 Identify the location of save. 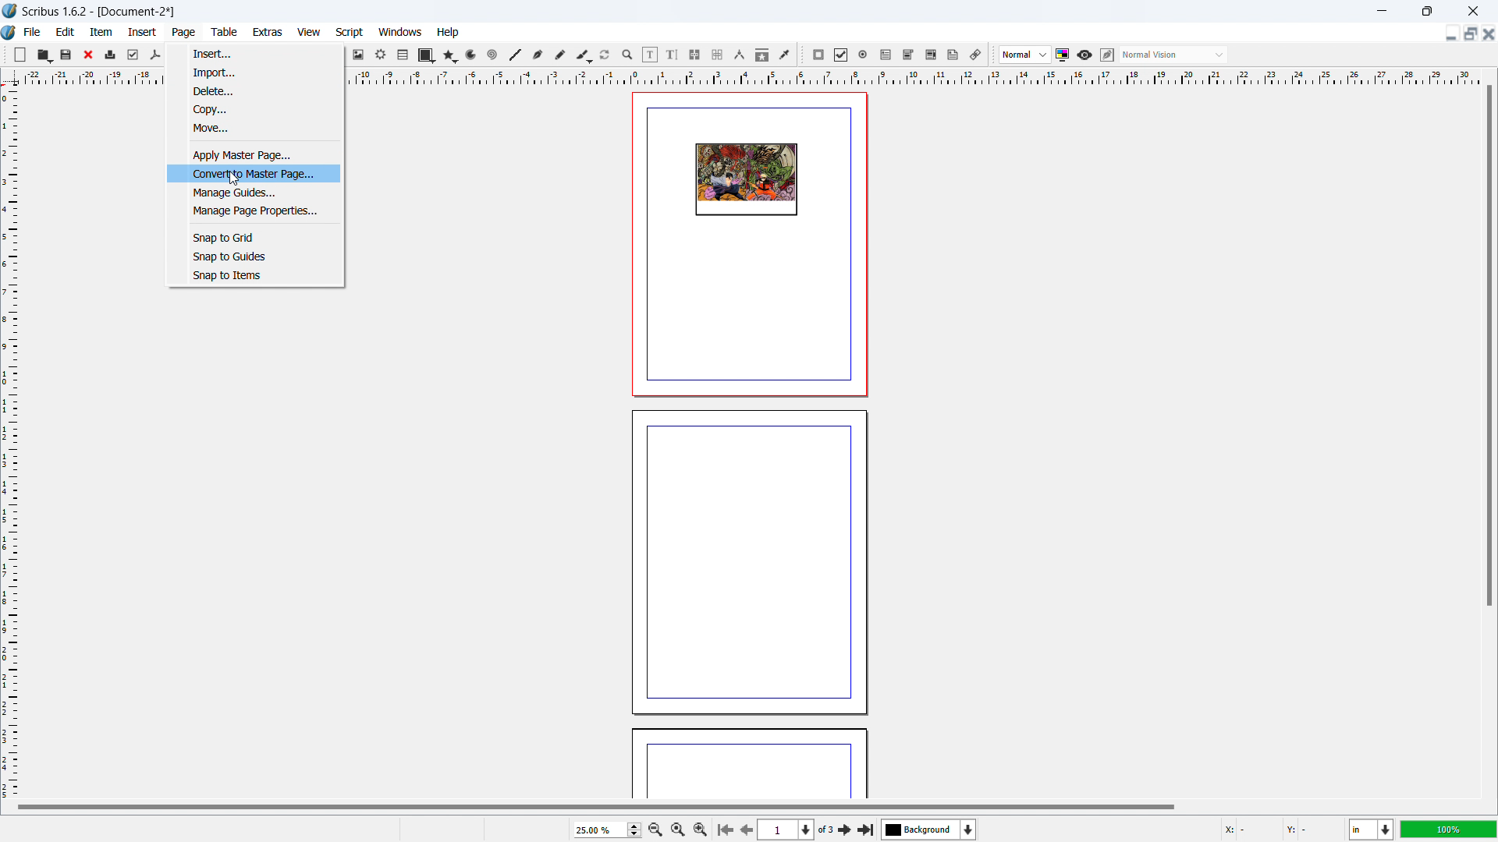
(67, 54).